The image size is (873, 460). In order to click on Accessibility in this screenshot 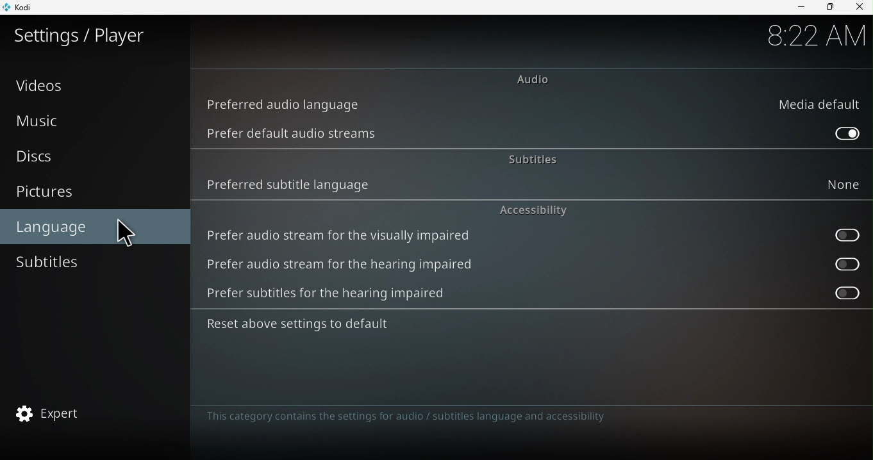, I will do `click(535, 209)`.